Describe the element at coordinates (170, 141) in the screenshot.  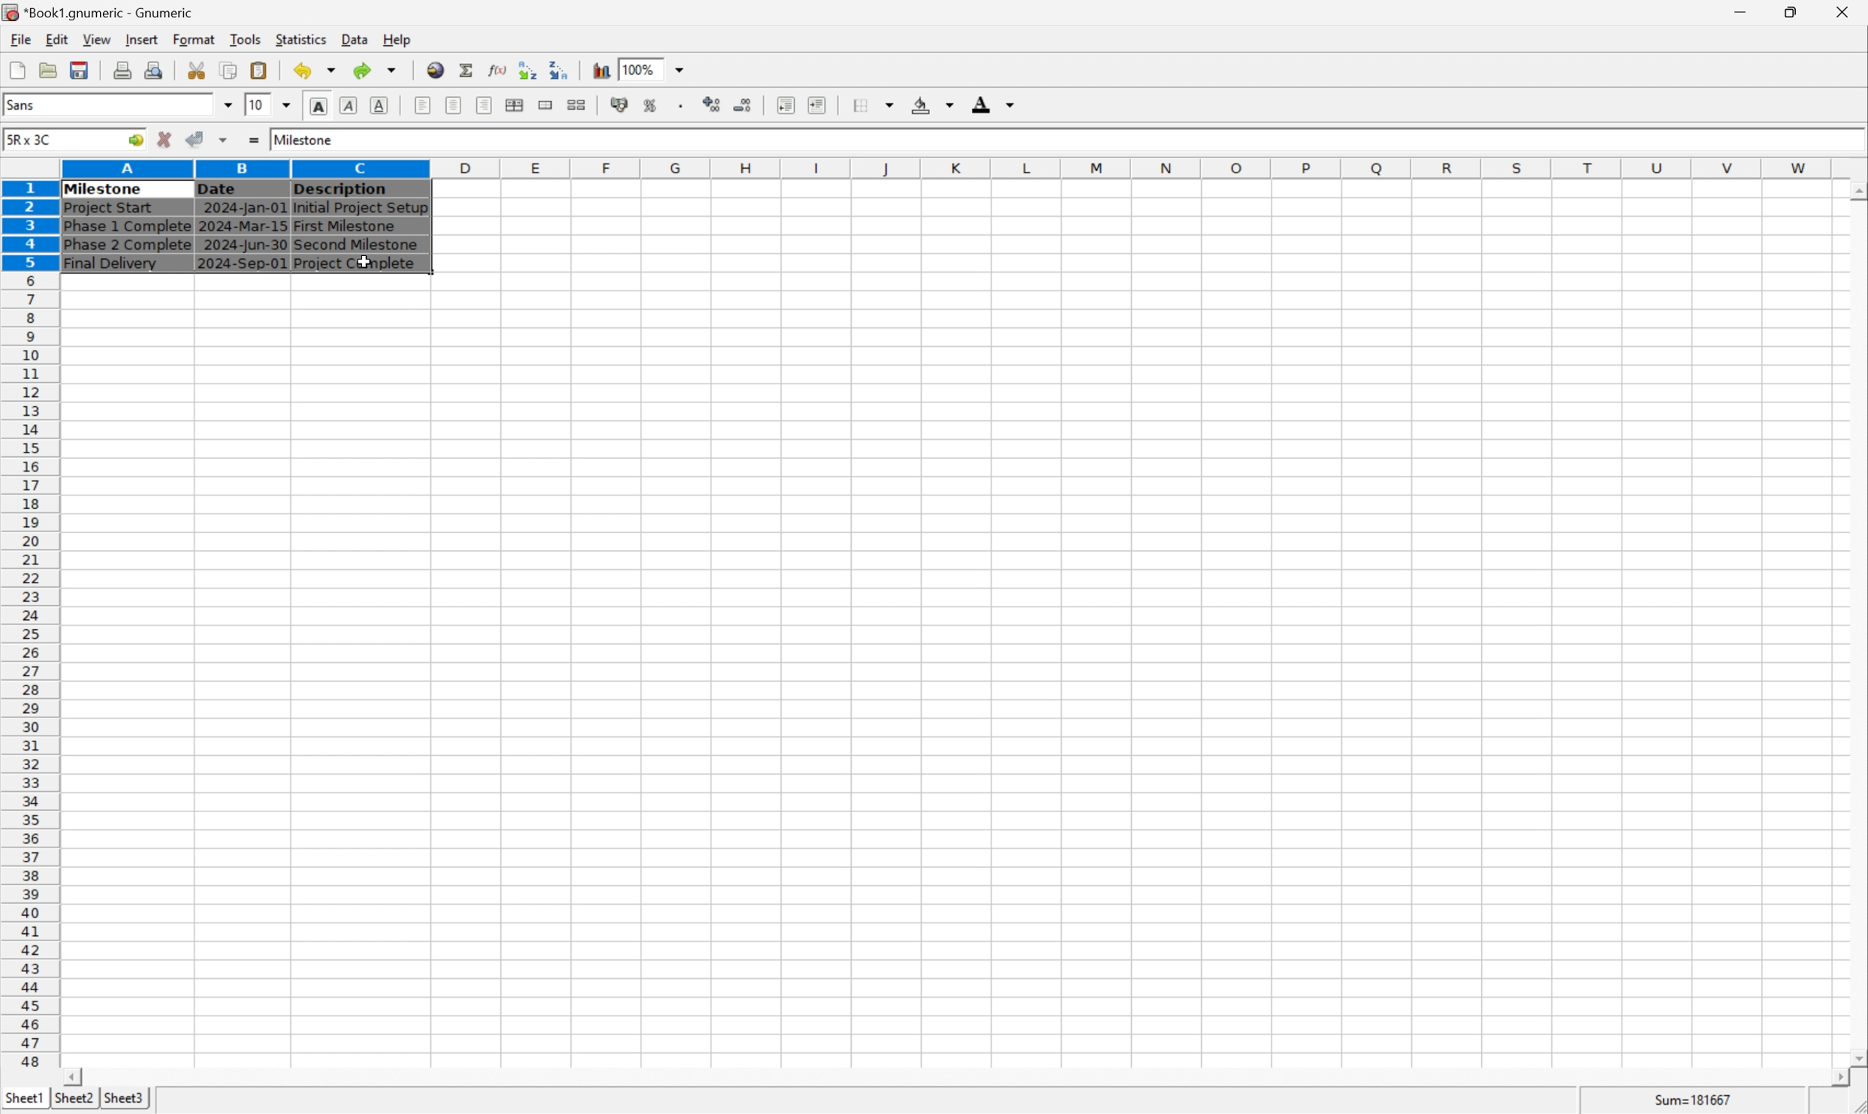
I see `cancel changes` at that location.